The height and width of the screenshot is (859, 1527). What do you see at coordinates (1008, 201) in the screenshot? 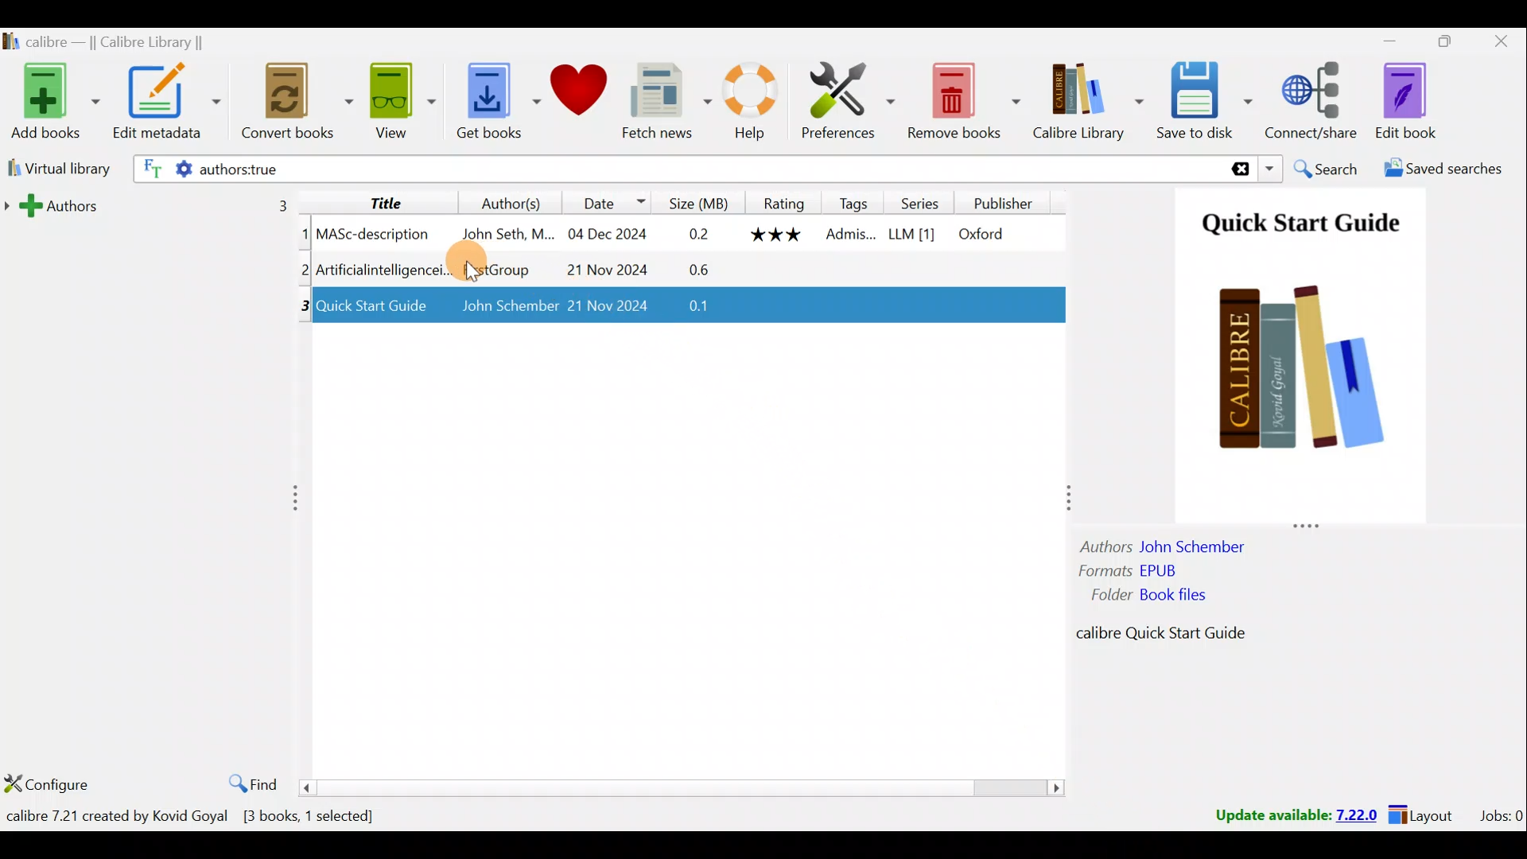
I see `Publisher` at bounding box center [1008, 201].